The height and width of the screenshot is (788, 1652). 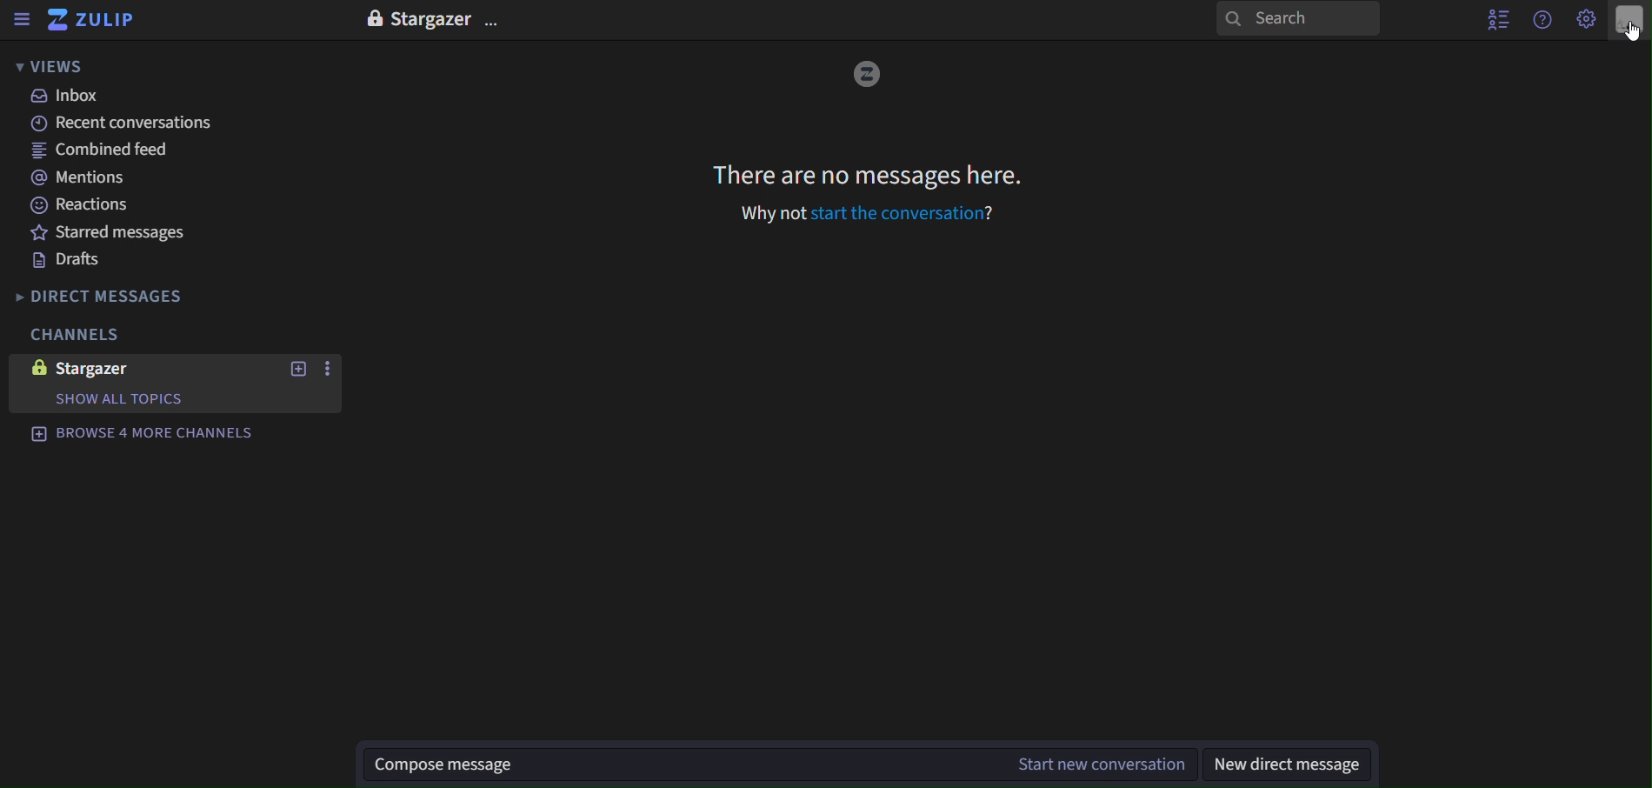 What do you see at coordinates (1543, 20) in the screenshot?
I see `get help` at bounding box center [1543, 20].